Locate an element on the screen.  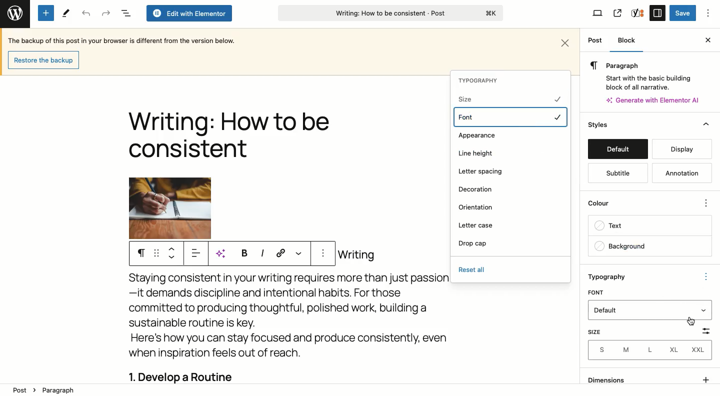
View is located at coordinates (598, 14).